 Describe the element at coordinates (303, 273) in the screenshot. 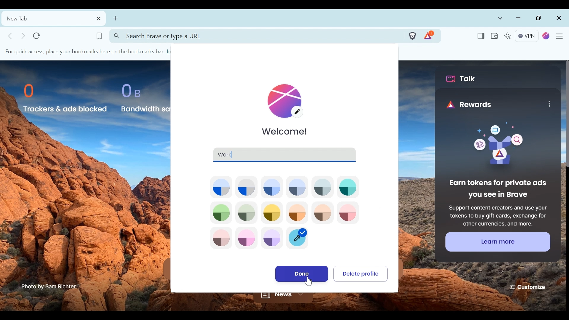

I see `Done` at that location.